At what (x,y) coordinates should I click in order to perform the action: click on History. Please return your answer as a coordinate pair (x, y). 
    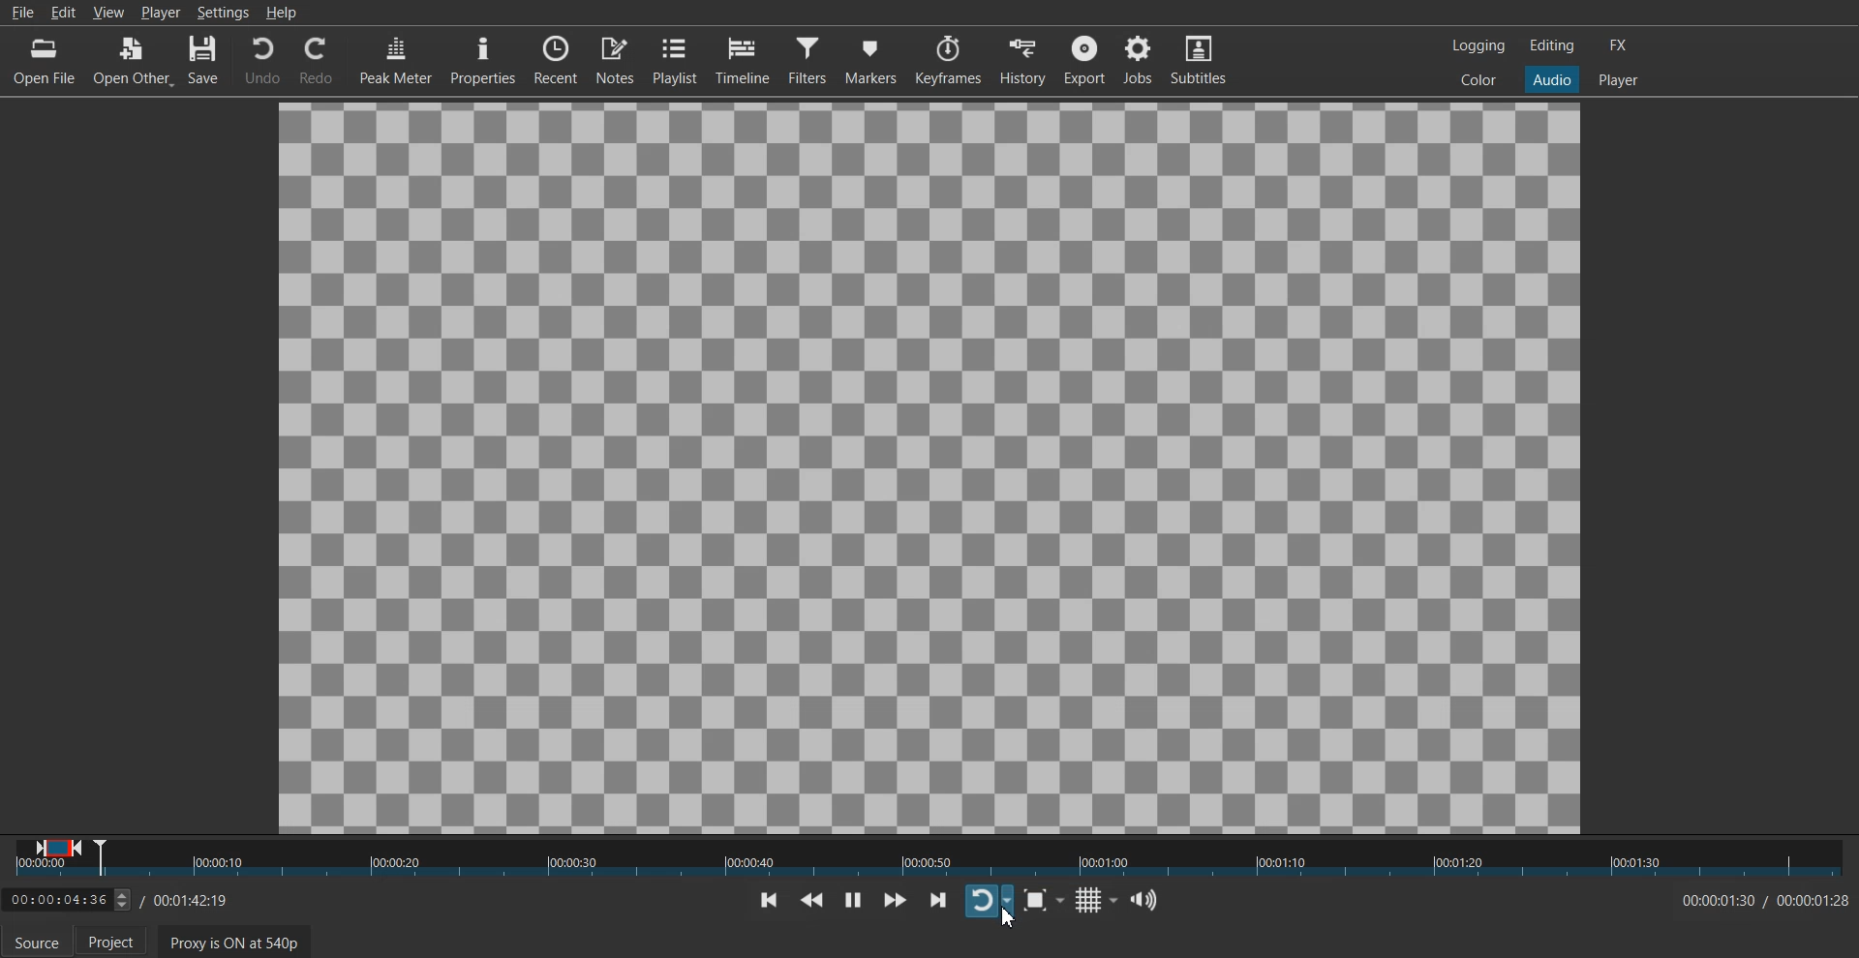
    Looking at the image, I should click on (1025, 59).